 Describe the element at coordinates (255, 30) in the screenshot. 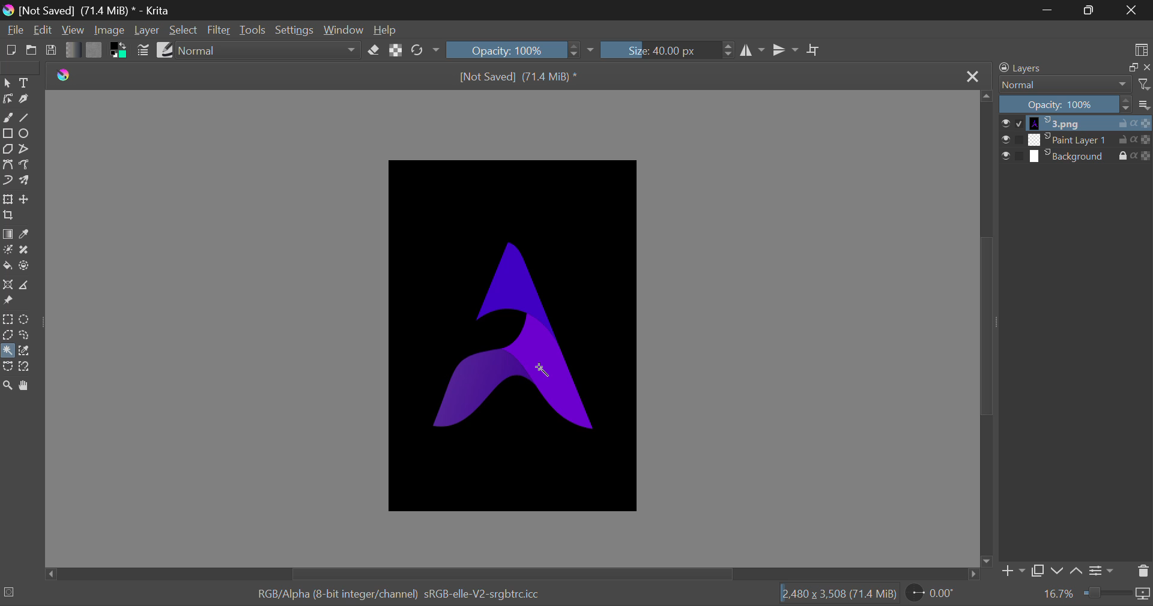

I see `Tools` at that location.